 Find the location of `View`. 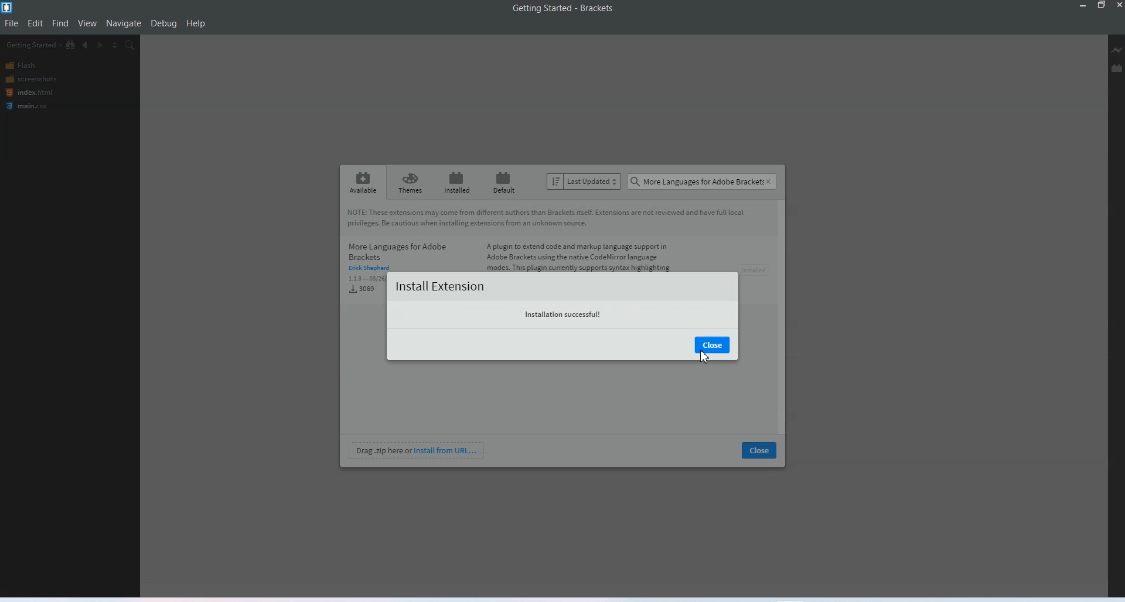

View is located at coordinates (87, 23).